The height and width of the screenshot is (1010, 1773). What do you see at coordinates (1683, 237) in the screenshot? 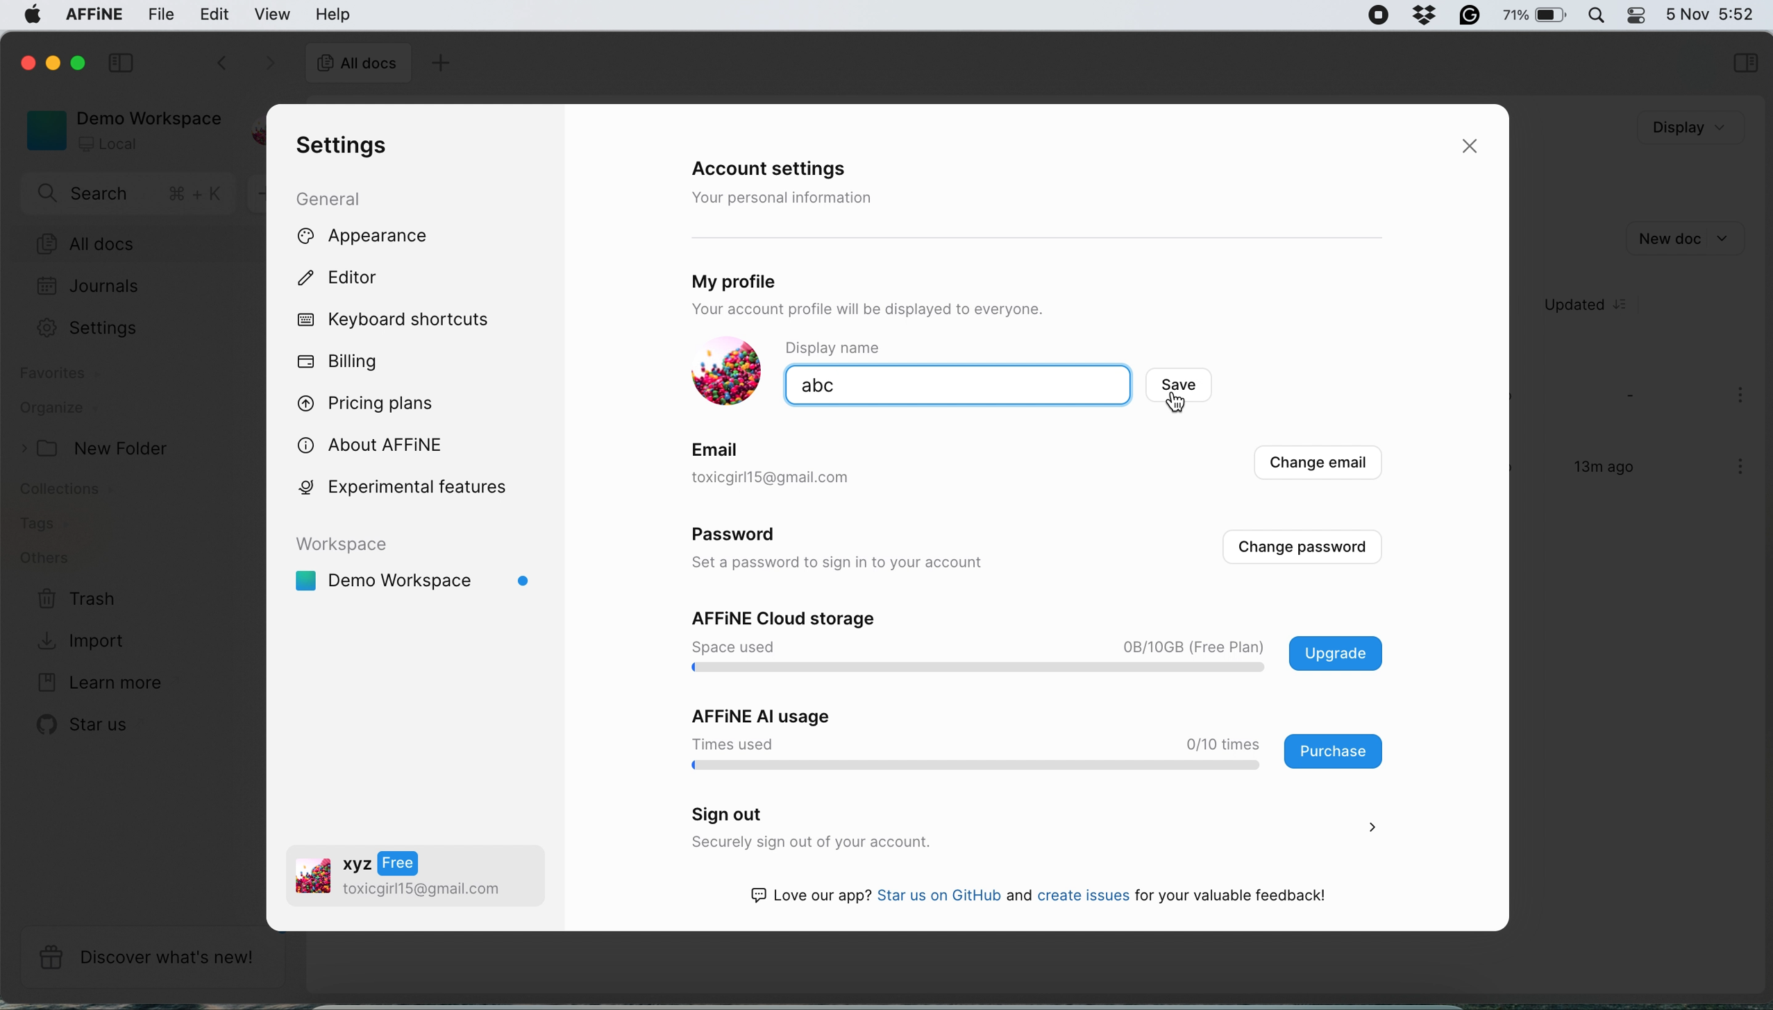
I see `new doc` at bounding box center [1683, 237].